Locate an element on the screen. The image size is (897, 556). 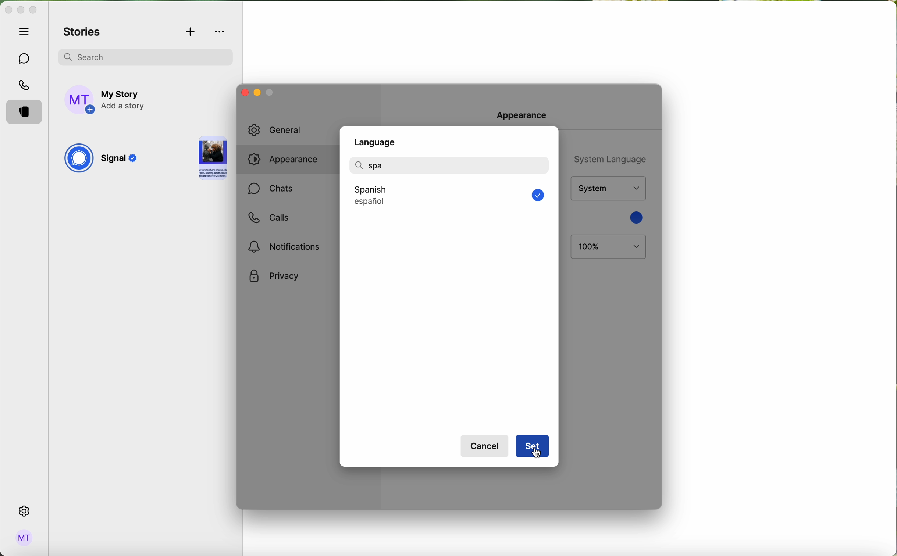
checkbox is located at coordinates (535, 196).